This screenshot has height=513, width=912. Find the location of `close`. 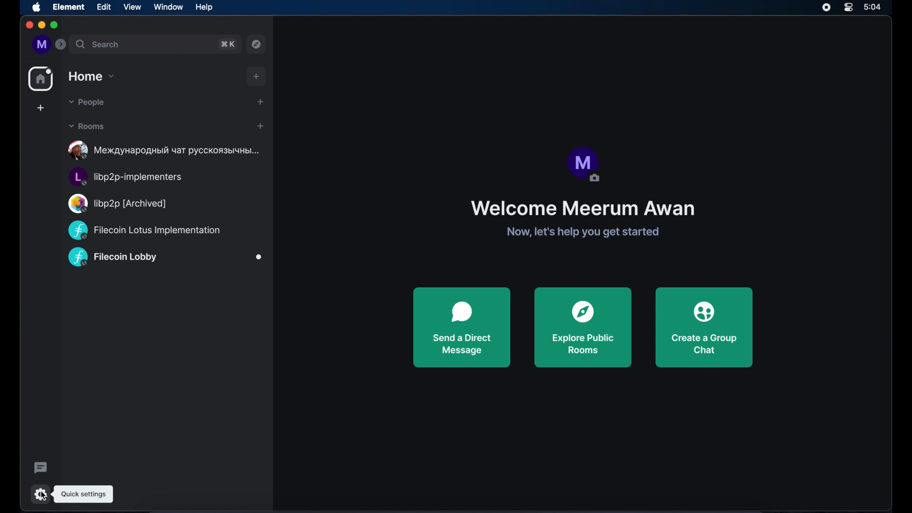

close is located at coordinates (28, 25).